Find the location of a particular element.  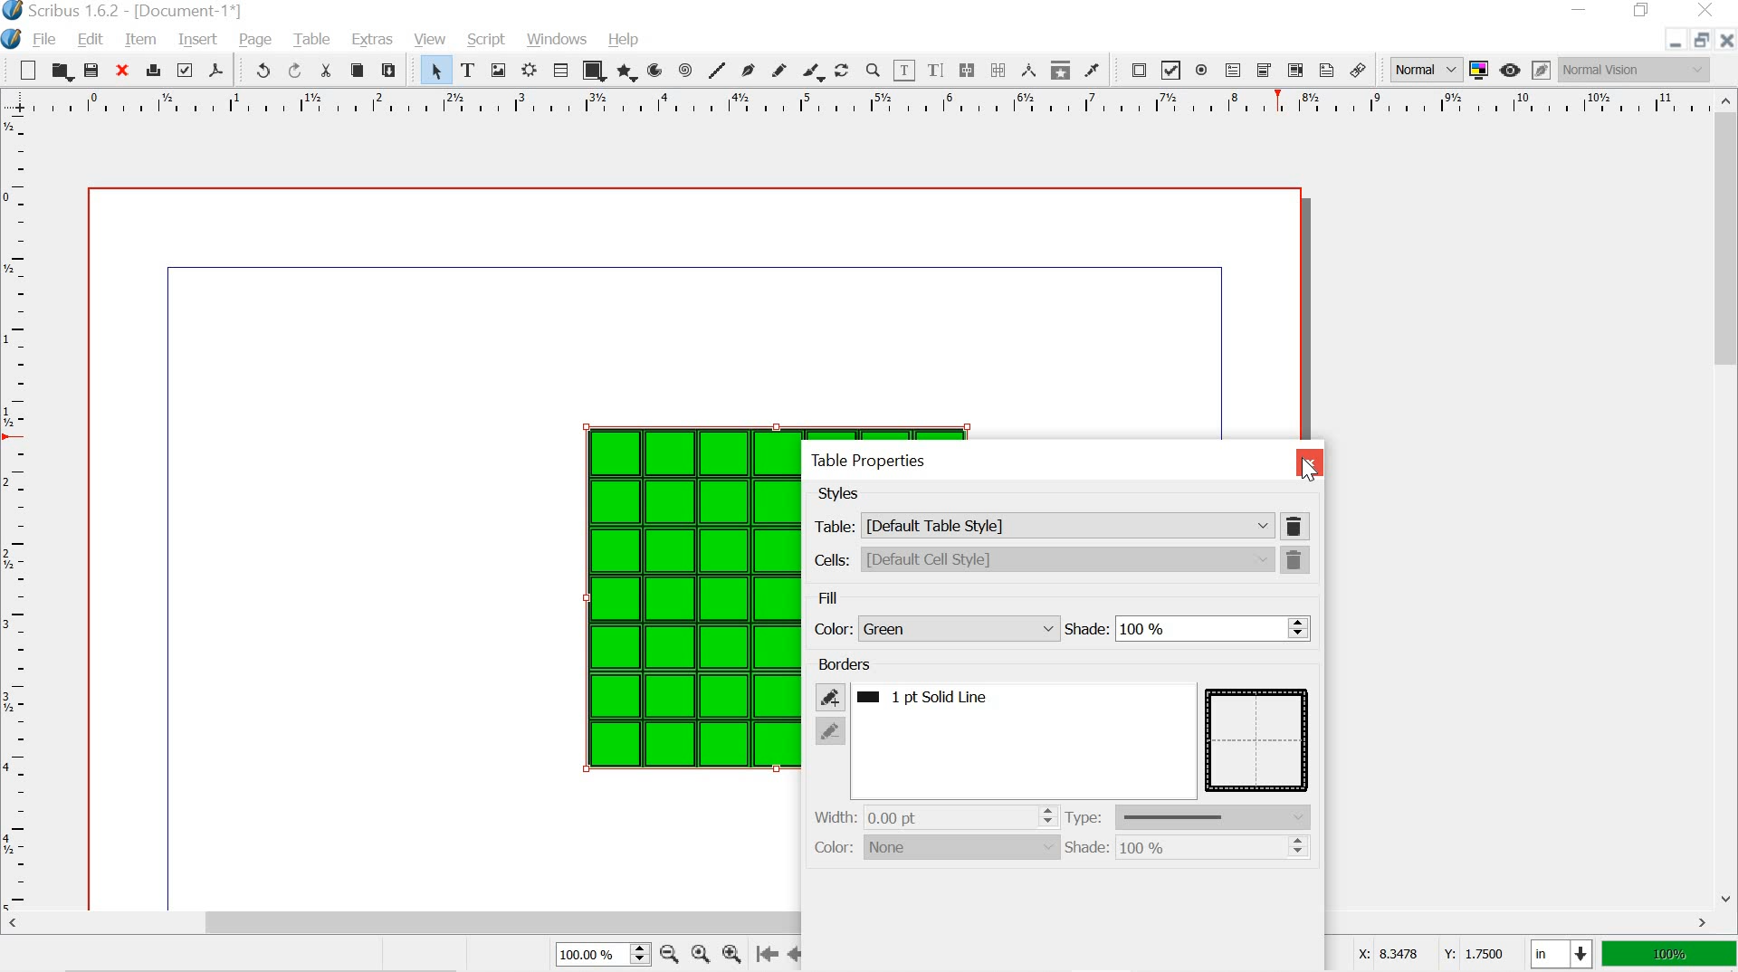

100% is located at coordinates (1666, 955).